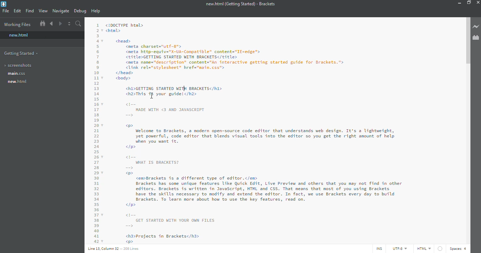 This screenshot has width=481, height=253. Describe the element at coordinates (80, 11) in the screenshot. I see `debug` at that location.